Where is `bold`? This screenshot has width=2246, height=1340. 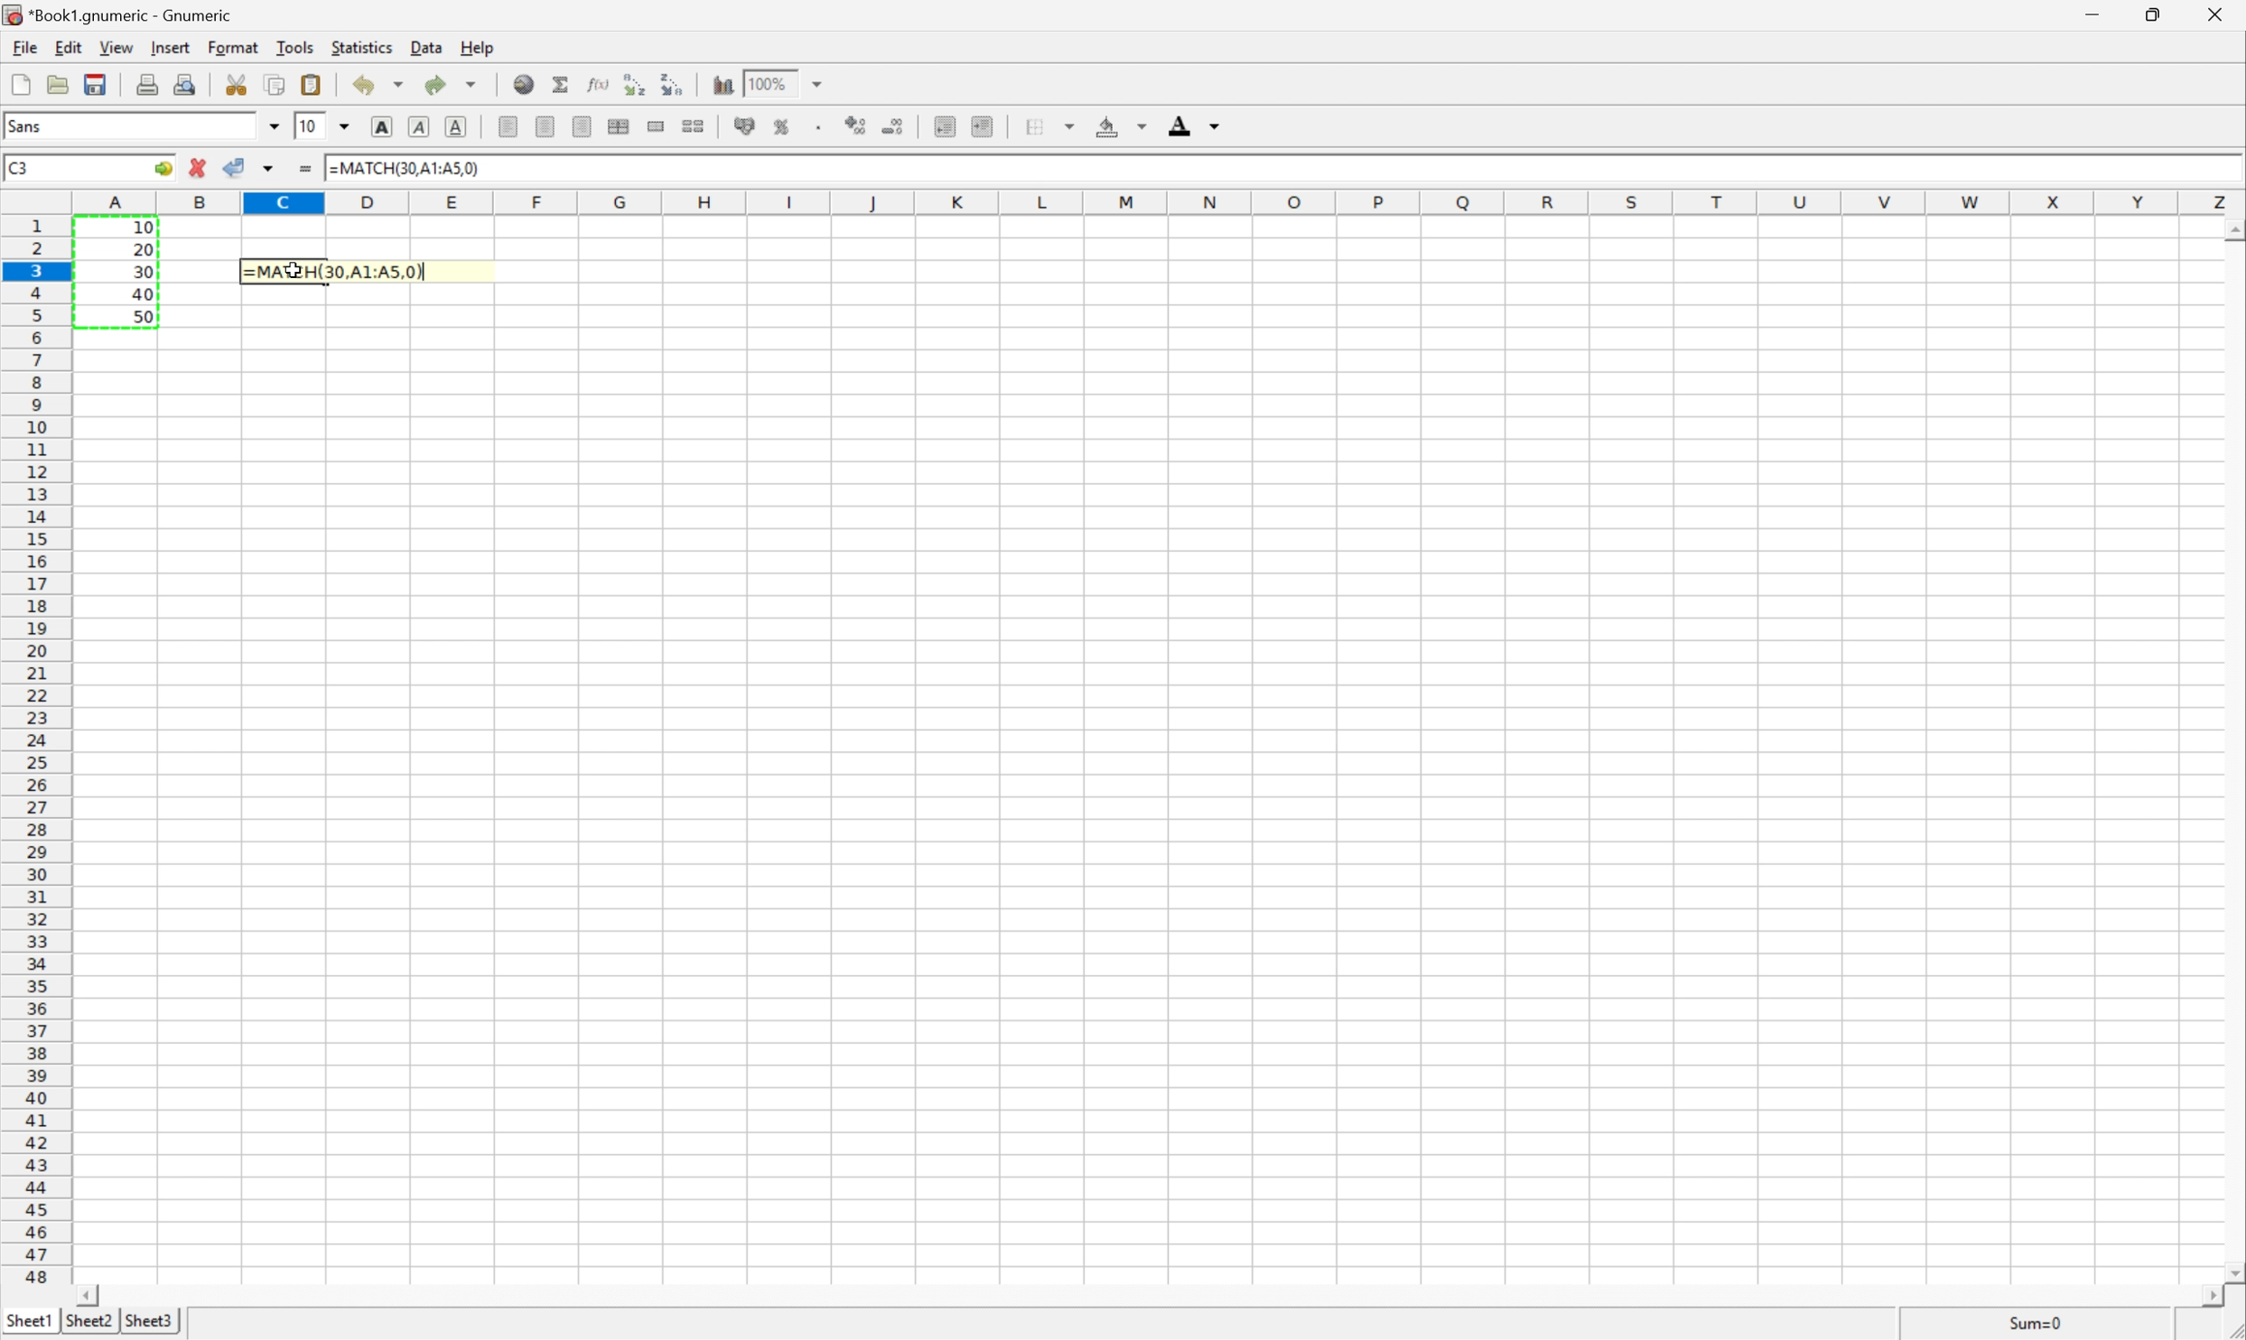
bold is located at coordinates (382, 126).